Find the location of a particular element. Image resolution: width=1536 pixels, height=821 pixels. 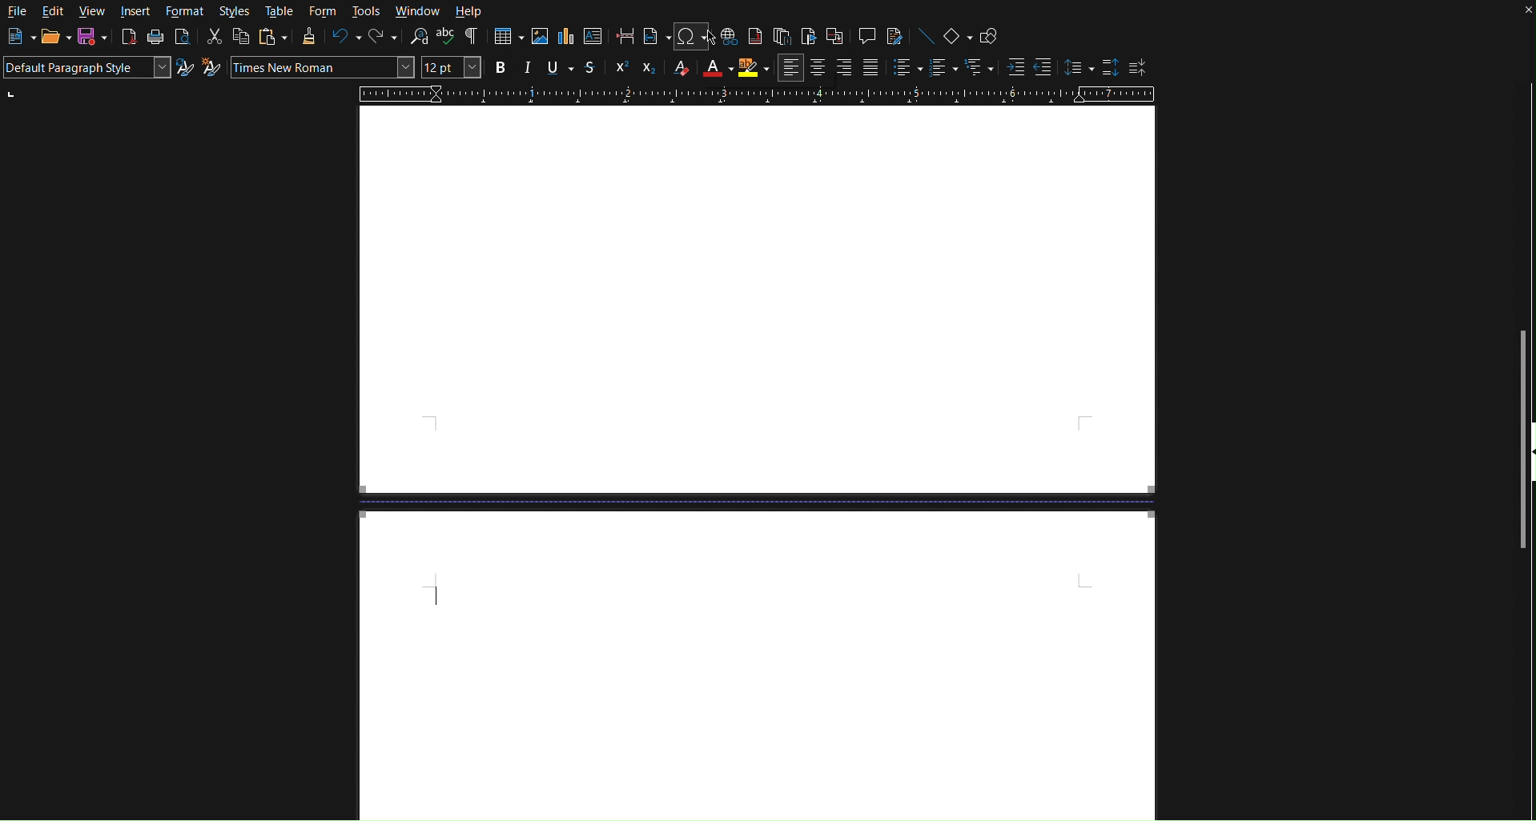

Toggle formatting Marks is located at coordinates (474, 38).